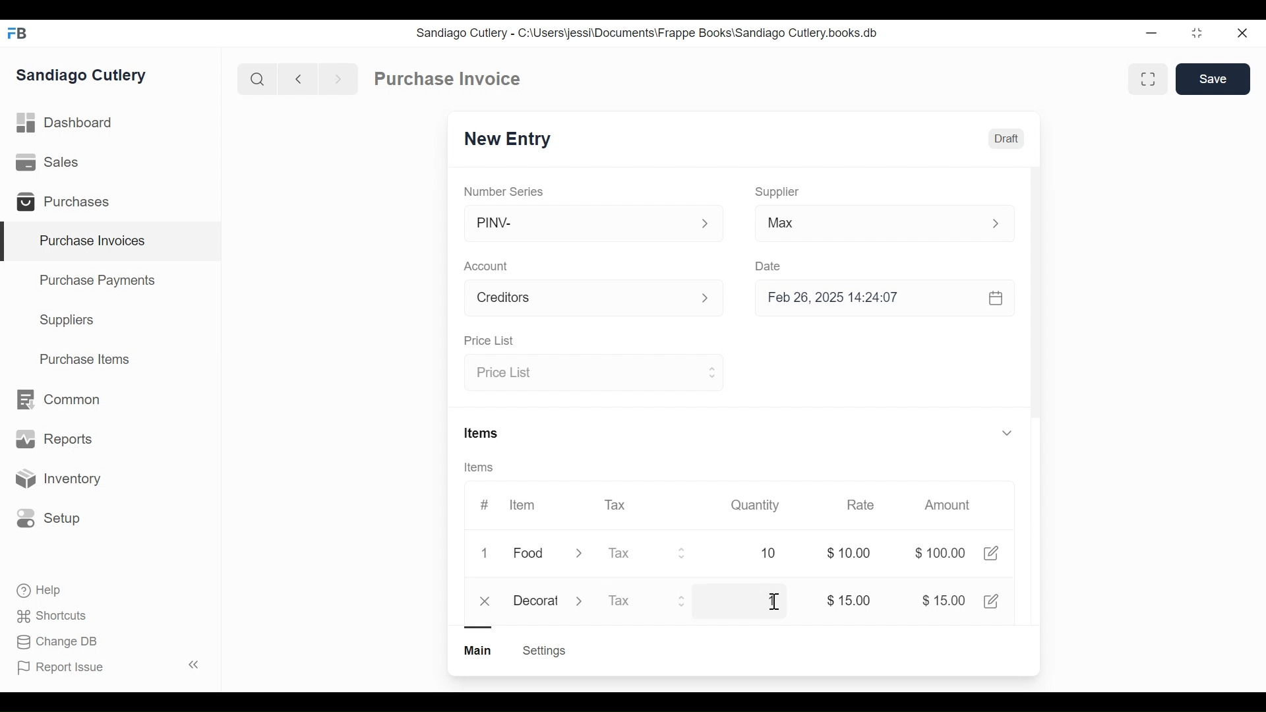 Image resolution: width=1266 pixels, height=712 pixels. What do you see at coordinates (257, 78) in the screenshot?
I see `Search` at bounding box center [257, 78].